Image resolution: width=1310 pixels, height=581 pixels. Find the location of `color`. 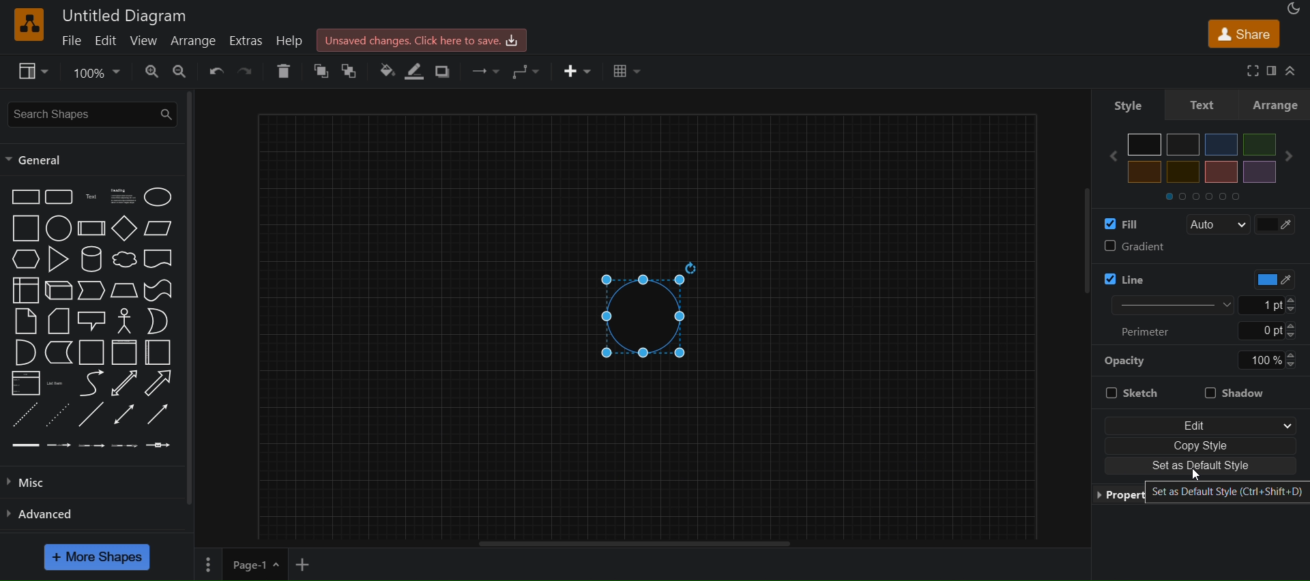

color is located at coordinates (1268, 279).